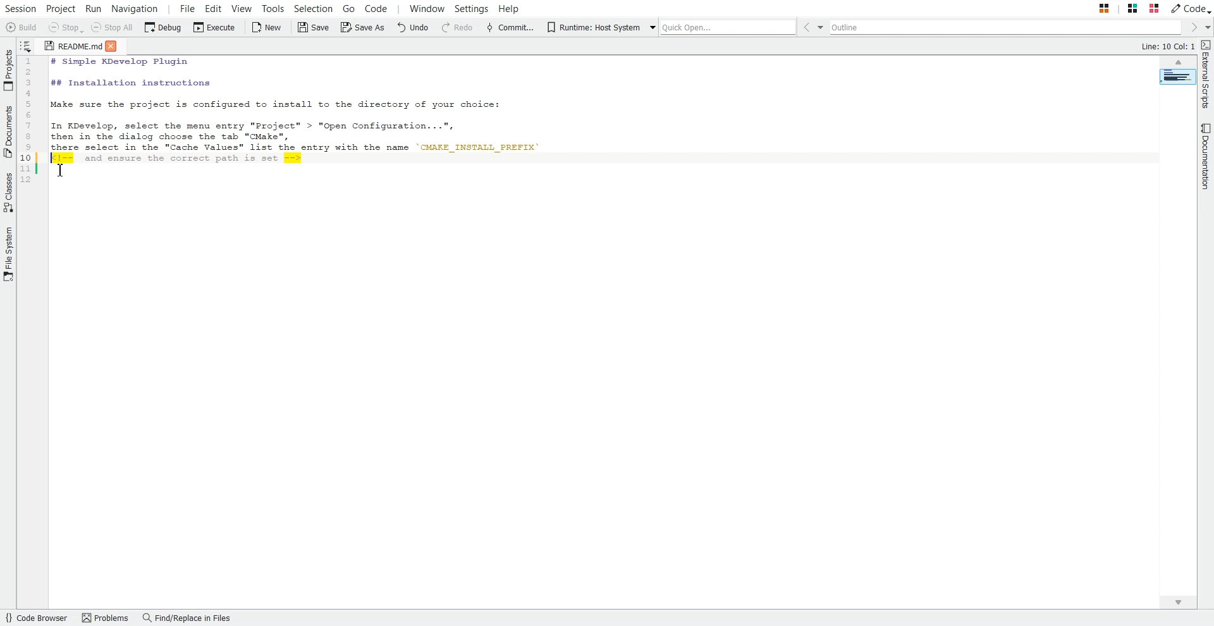 This screenshot has height=626, width=1214. I want to click on Selection, so click(314, 8).